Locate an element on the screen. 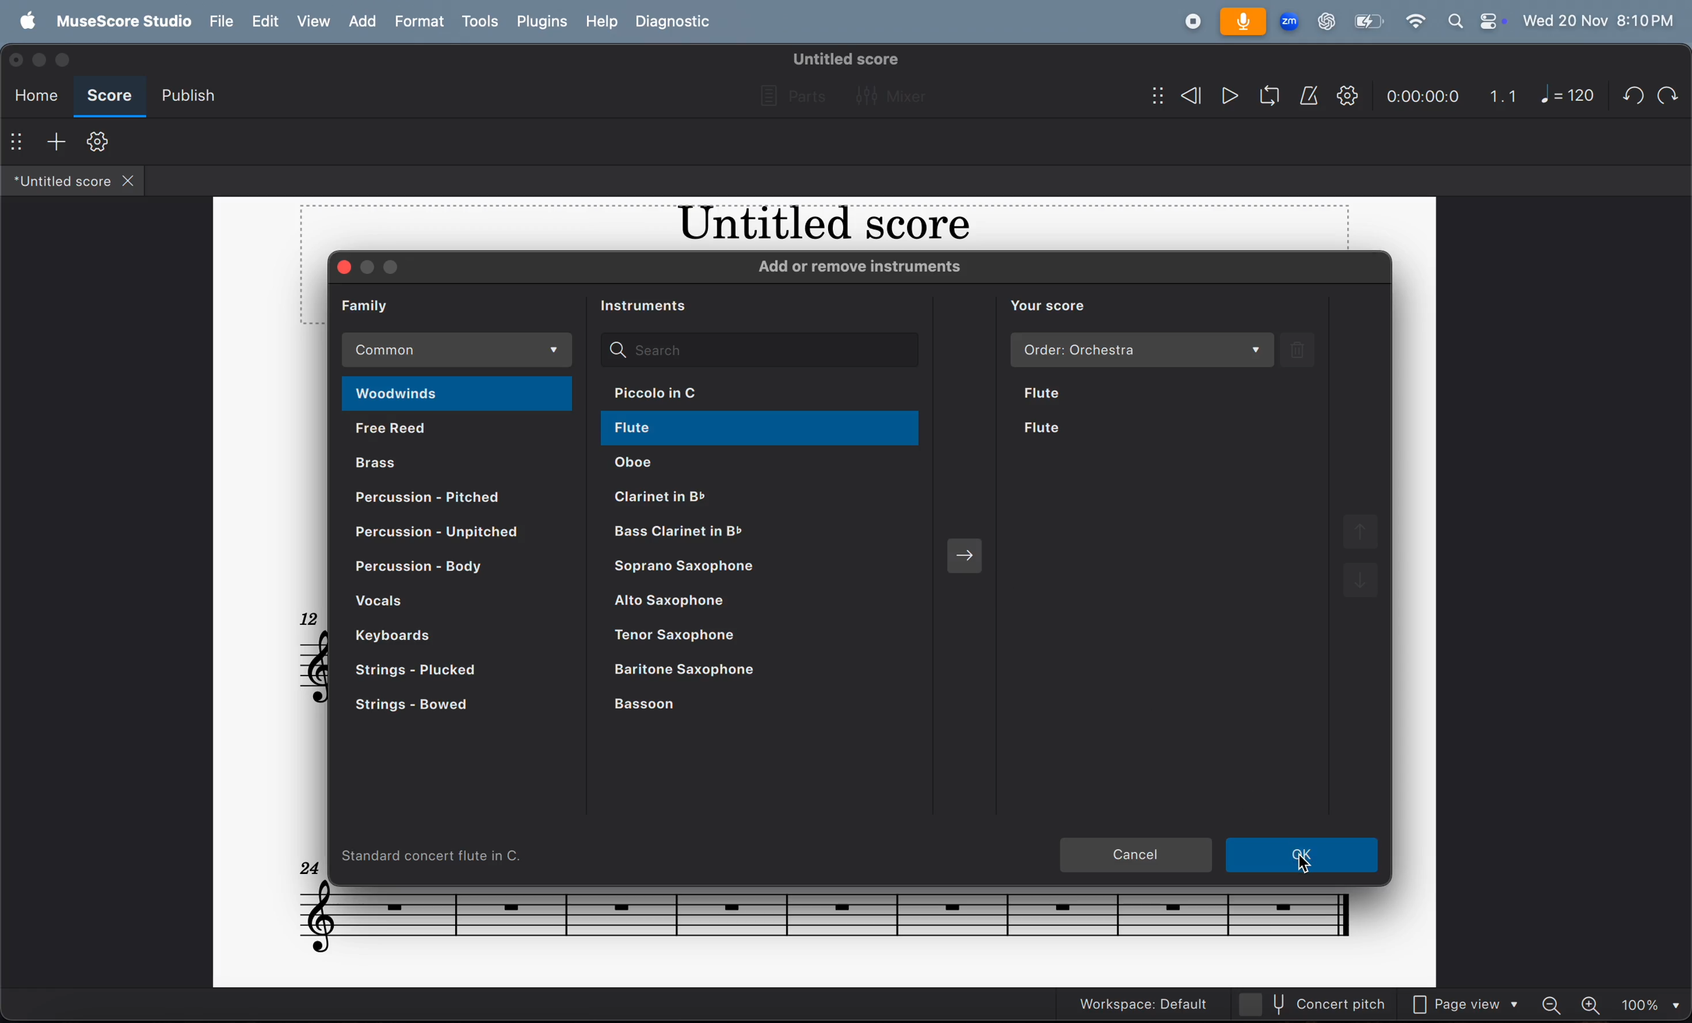 The image size is (1692, 1023). strings bowed is located at coordinates (452, 704).